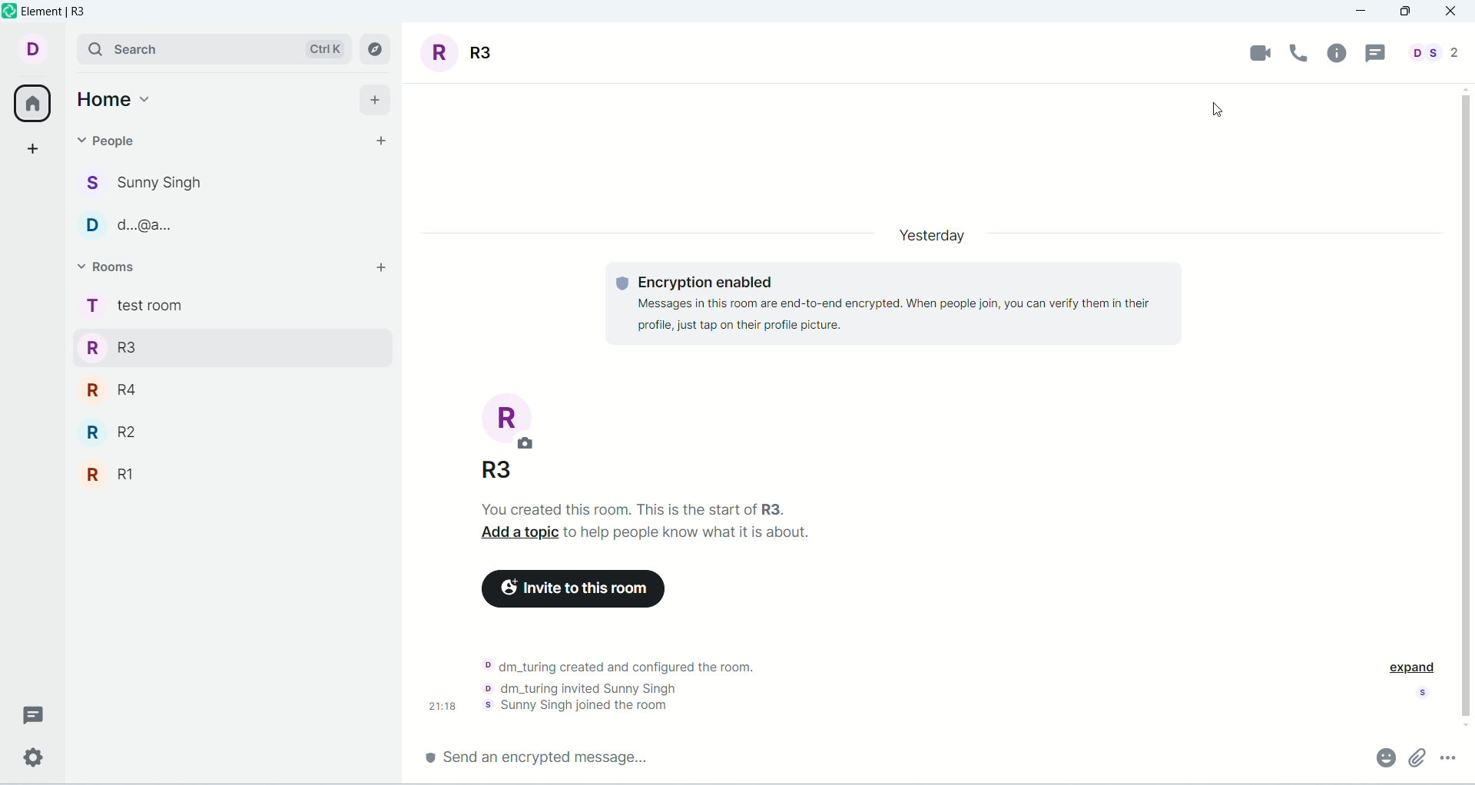 The height and width of the screenshot is (785, 1475). What do you see at coordinates (1453, 12) in the screenshot?
I see `close` at bounding box center [1453, 12].